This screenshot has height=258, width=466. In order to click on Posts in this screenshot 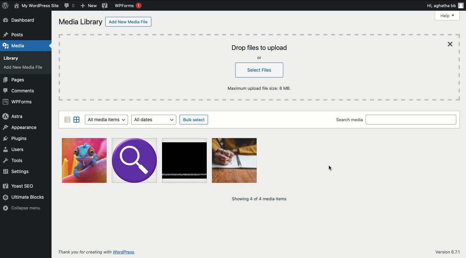, I will do `click(15, 33)`.